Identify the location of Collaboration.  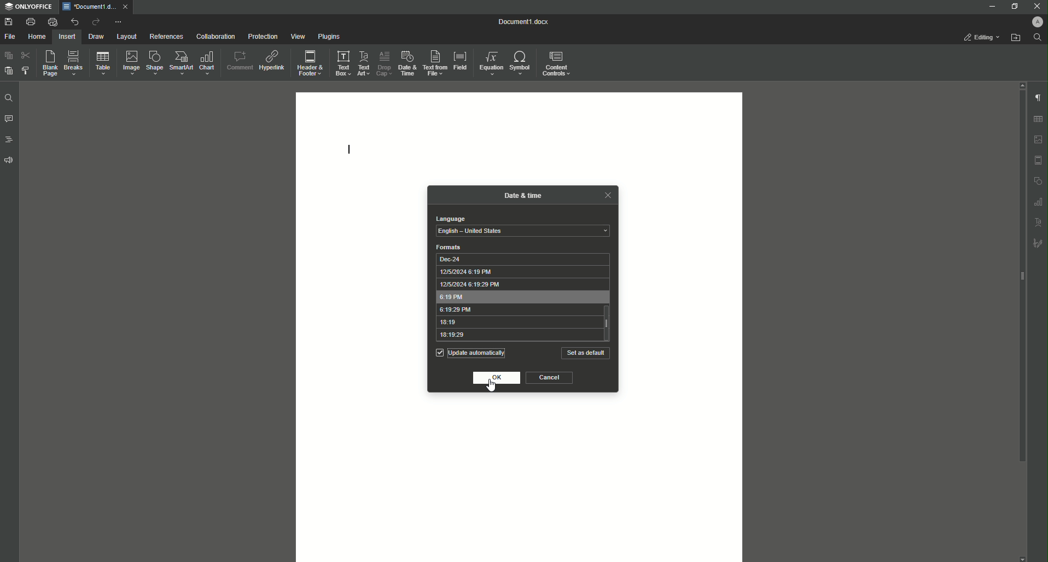
(213, 36).